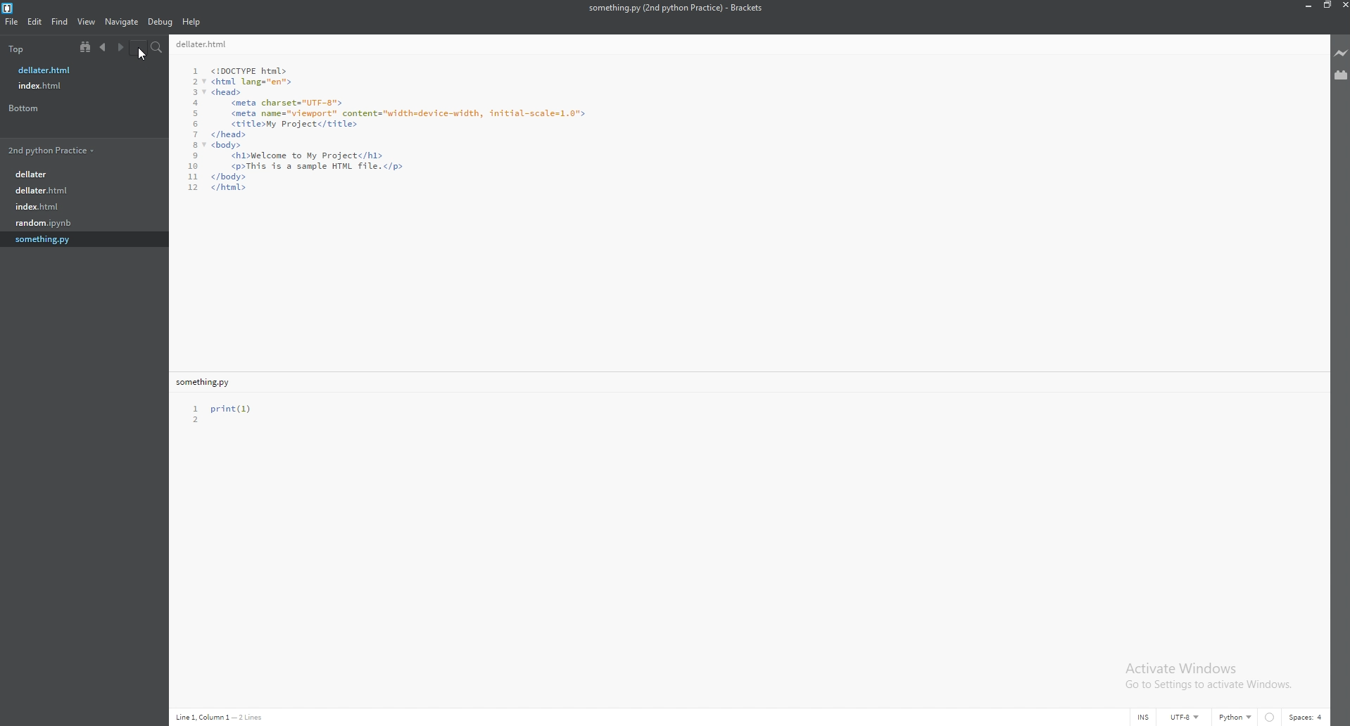 The height and width of the screenshot is (726, 1350). I want to click on cursor mode, so click(1143, 717).